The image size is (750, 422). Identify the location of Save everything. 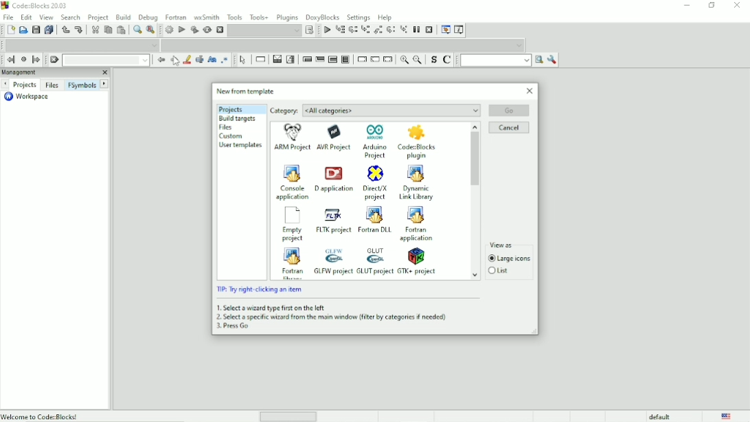
(49, 30).